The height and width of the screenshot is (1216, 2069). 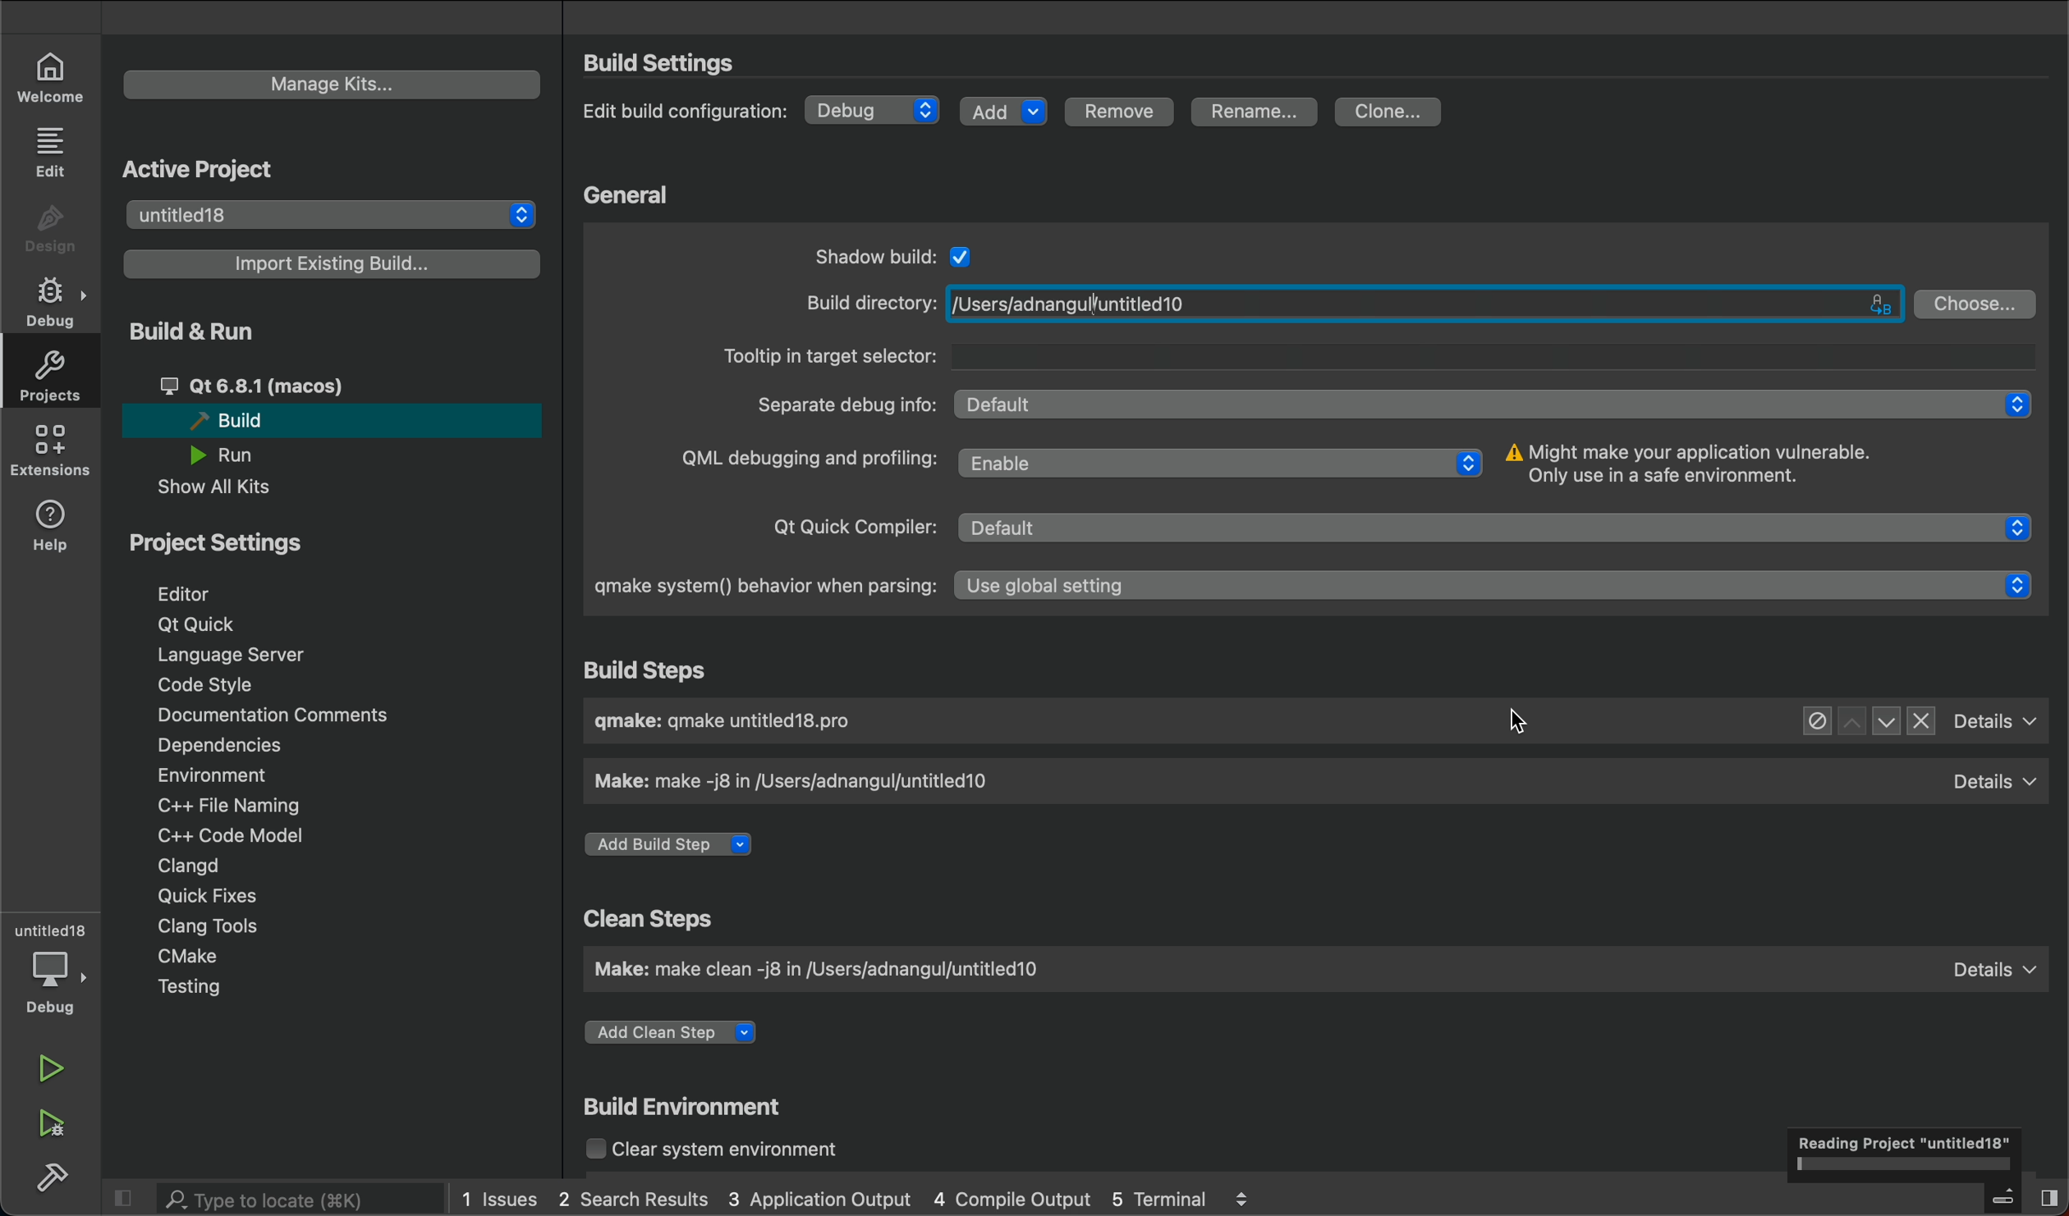 What do you see at coordinates (1255, 112) in the screenshot?
I see `Rename...` at bounding box center [1255, 112].